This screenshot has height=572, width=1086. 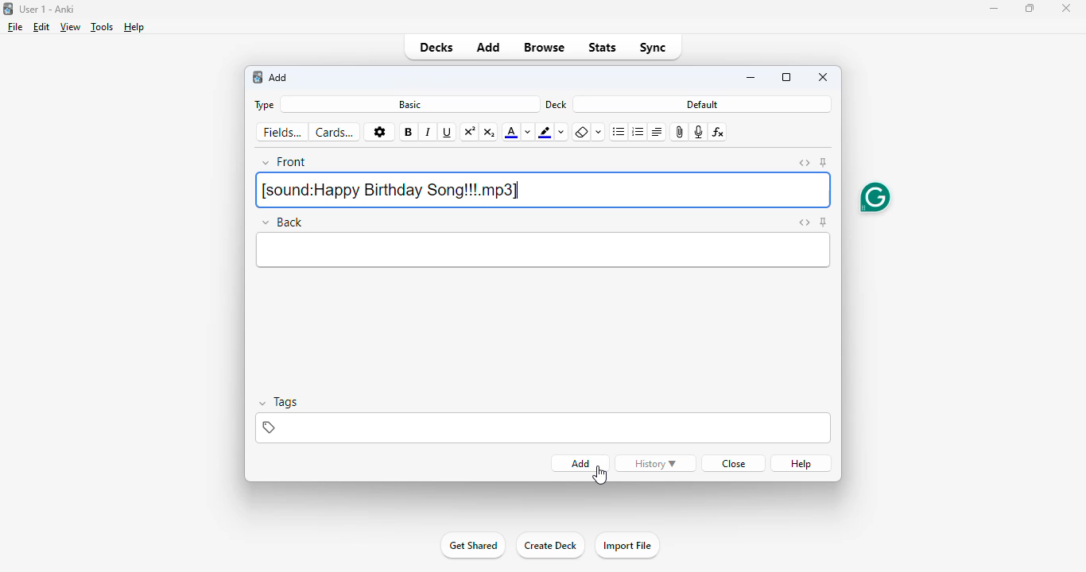 I want to click on text coloe, so click(x=511, y=132).